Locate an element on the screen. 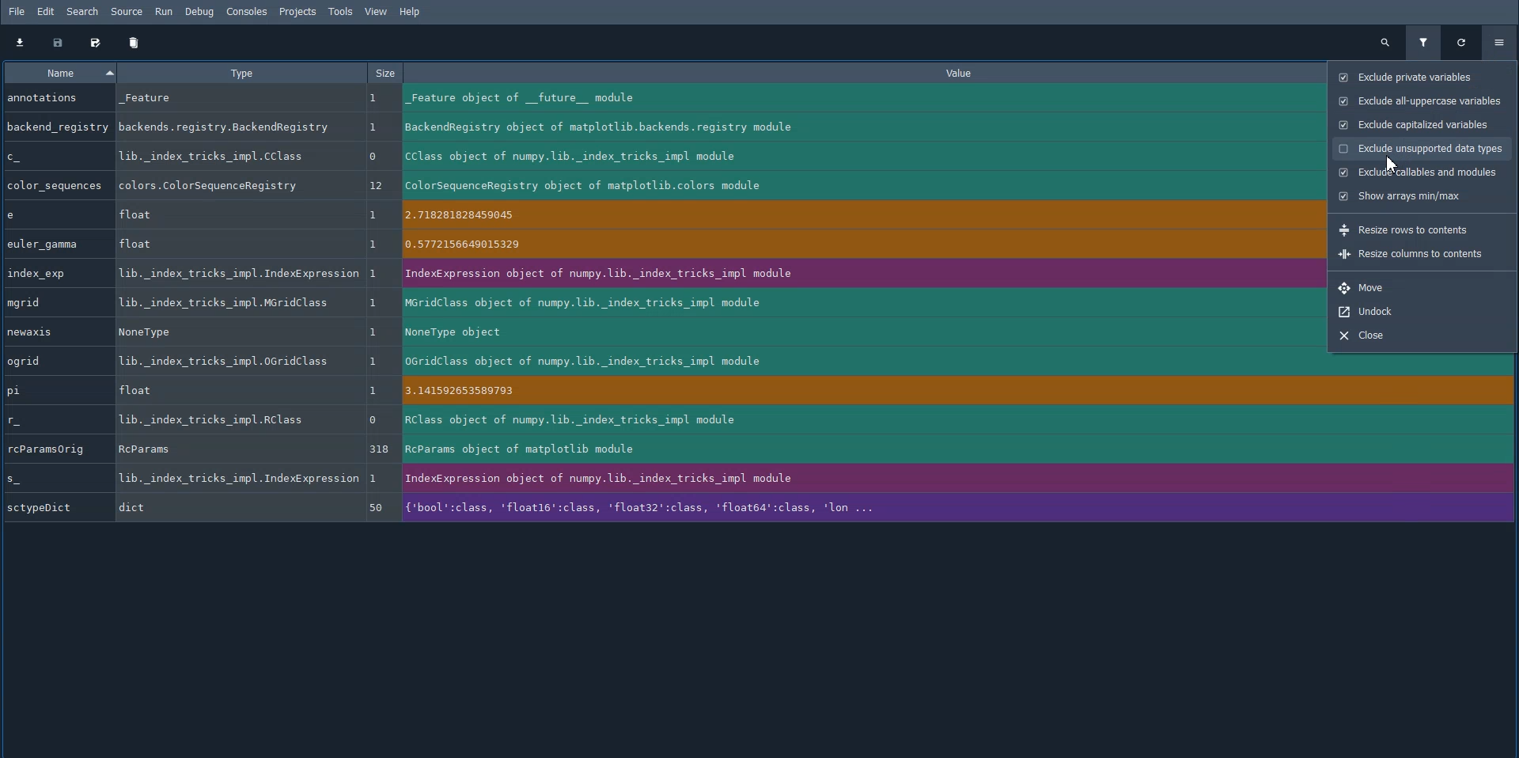  NoneType object is located at coordinates (853, 332).